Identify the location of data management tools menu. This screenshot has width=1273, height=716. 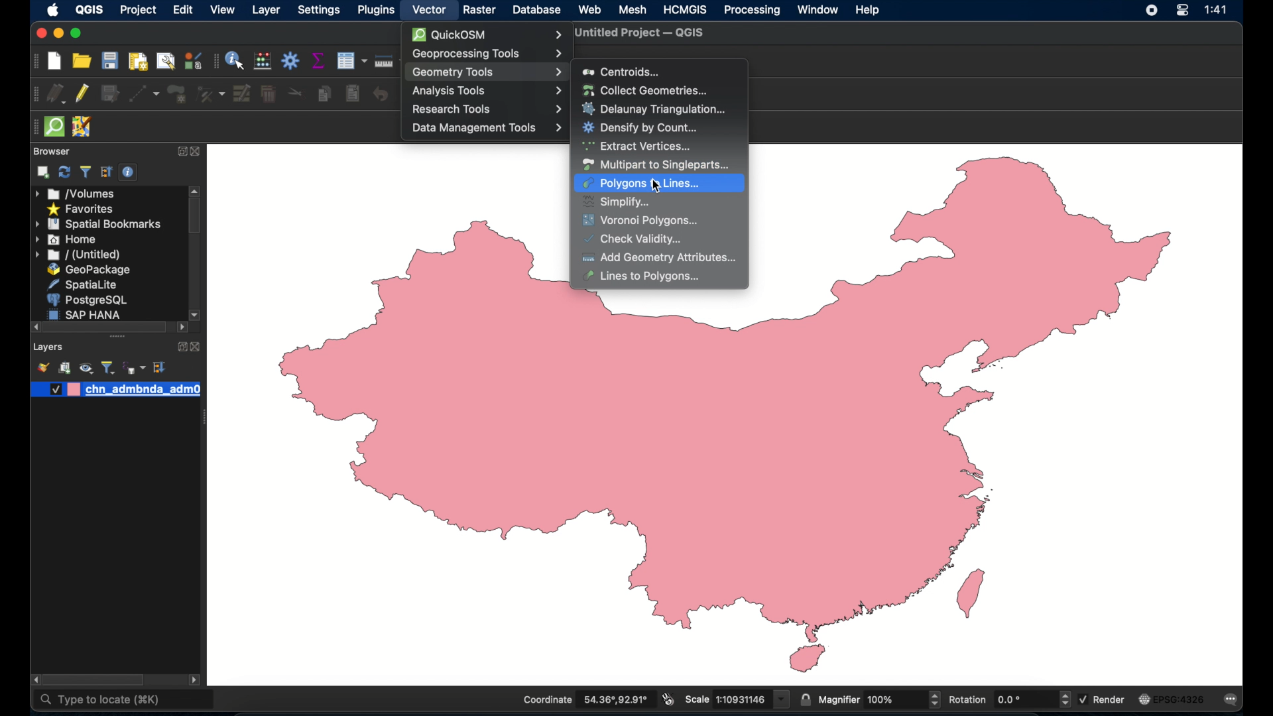
(486, 129).